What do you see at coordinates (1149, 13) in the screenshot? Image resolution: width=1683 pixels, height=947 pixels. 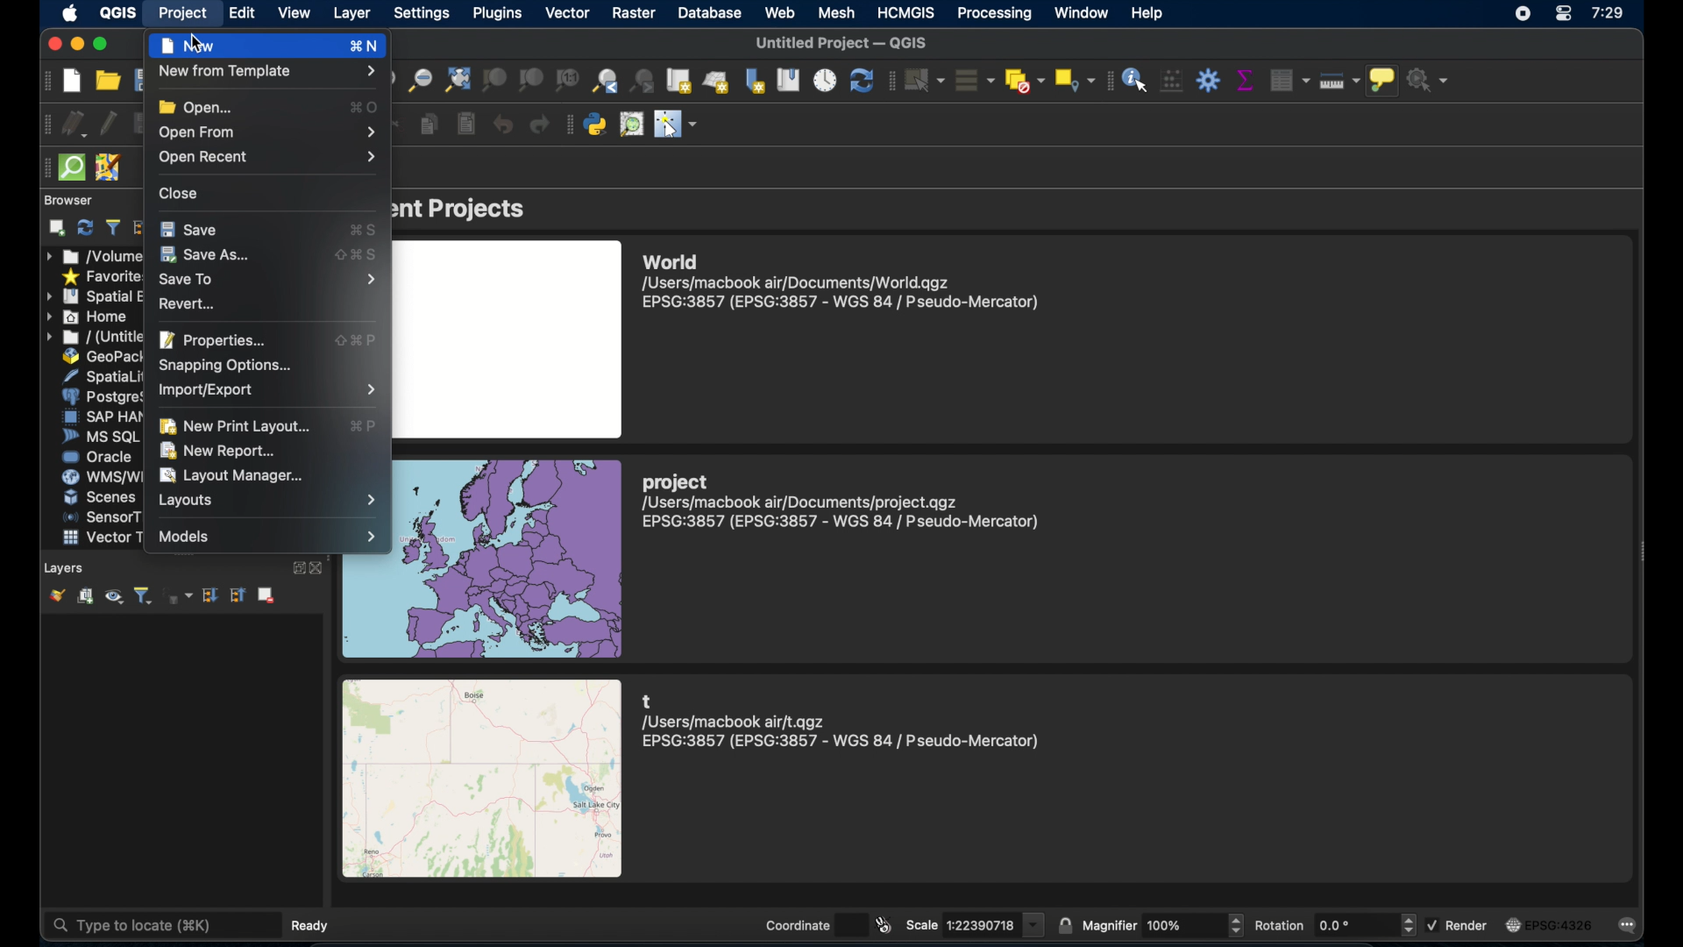 I see `help` at bounding box center [1149, 13].